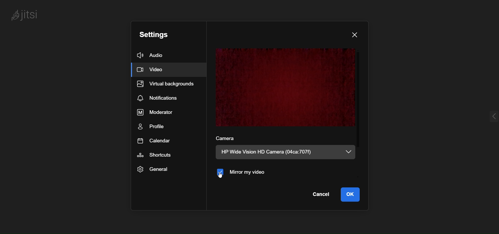 Image resolution: width=499 pixels, height=234 pixels. Describe the element at coordinates (241, 172) in the screenshot. I see `mirror my video` at that location.